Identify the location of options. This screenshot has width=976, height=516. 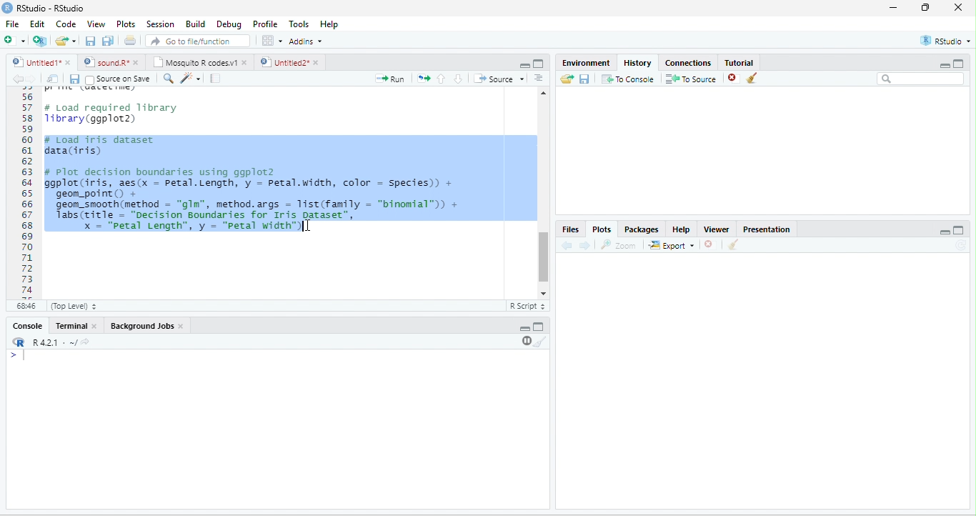
(539, 78).